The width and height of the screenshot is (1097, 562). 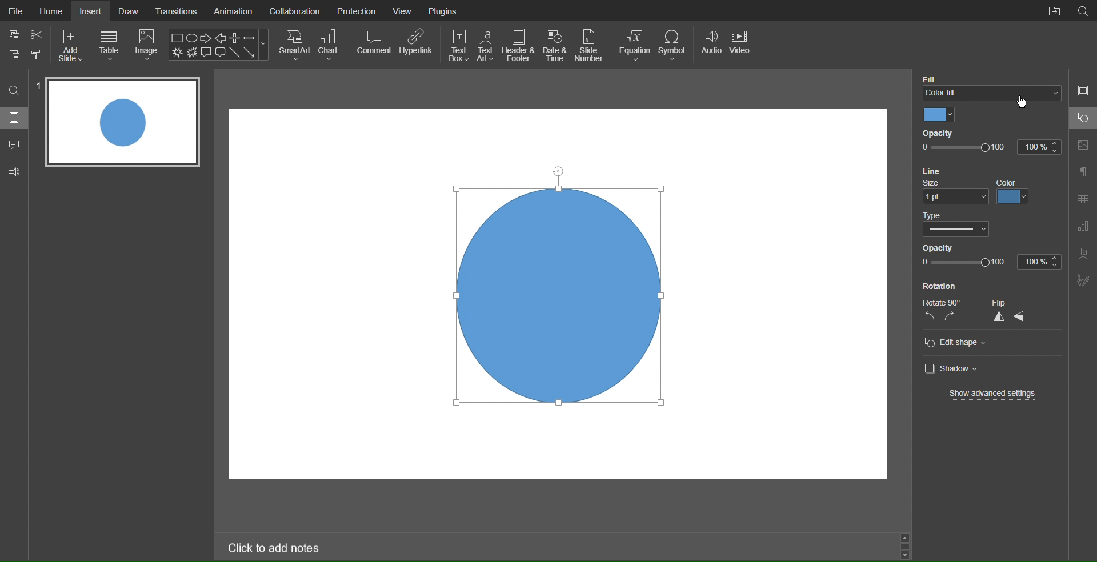 I want to click on flip sideways, so click(x=1028, y=319).